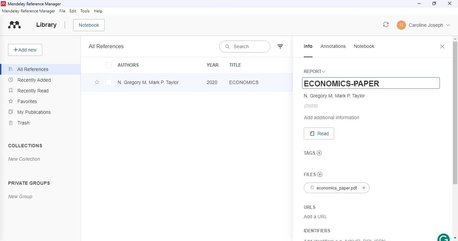 The height and width of the screenshot is (241, 458). What do you see at coordinates (316, 71) in the screenshot?
I see `report` at bounding box center [316, 71].